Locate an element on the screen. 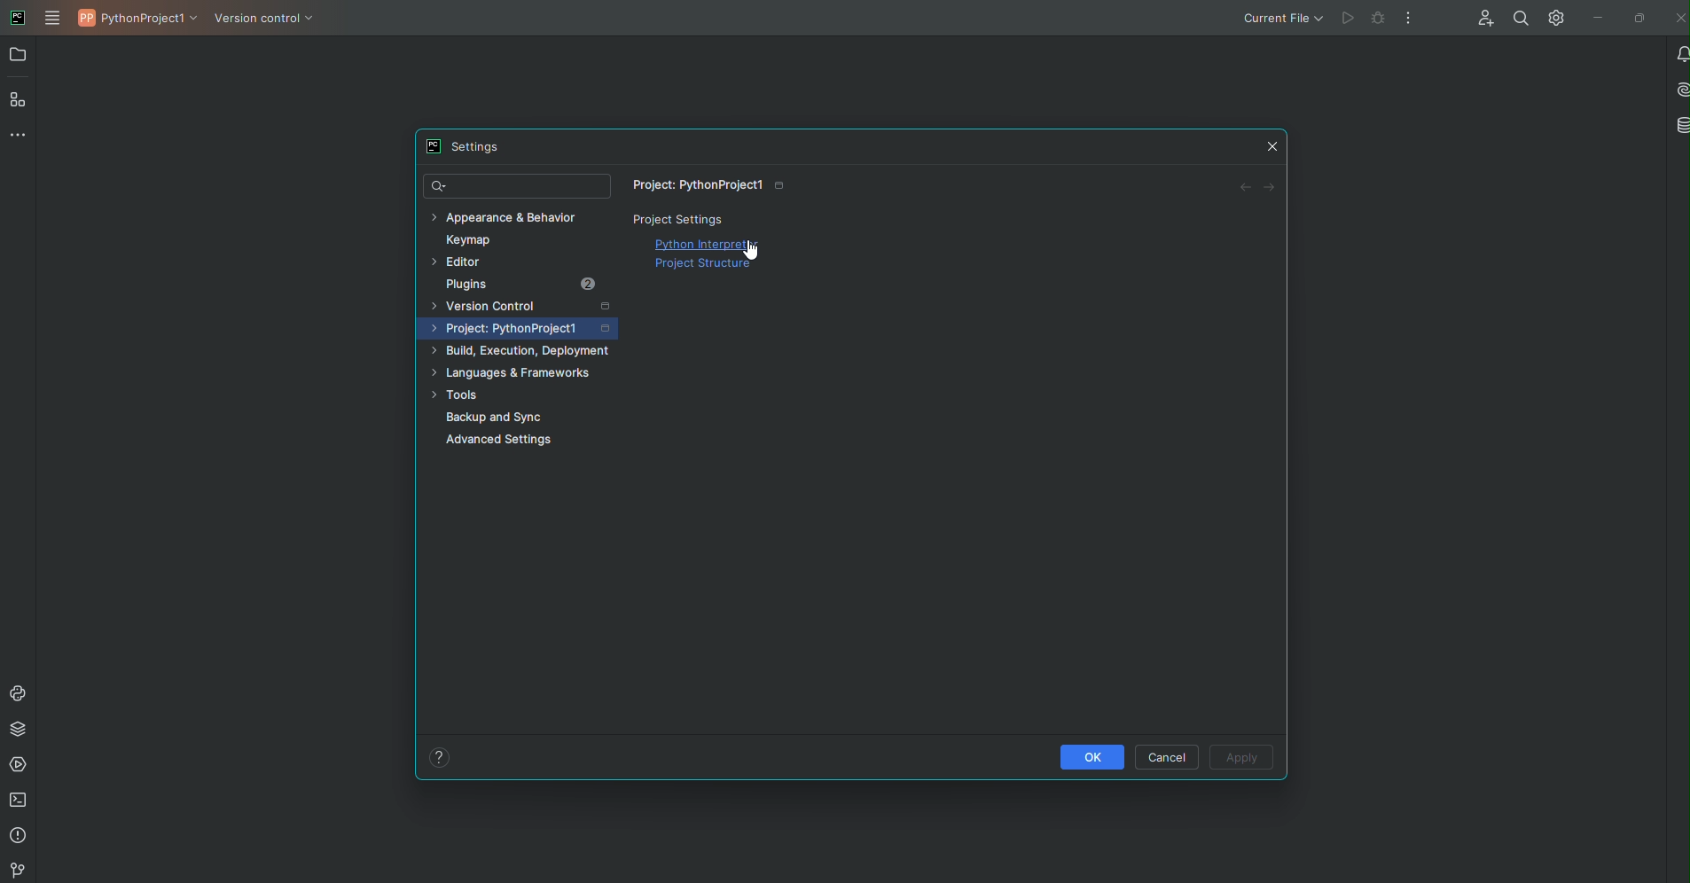 This screenshot has width=1690, height=883. Help is located at coordinates (438, 756).